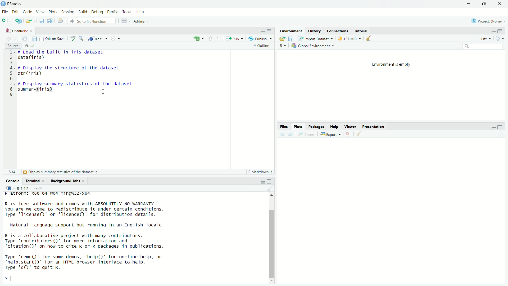 The width and height of the screenshot is (508, 286). I want to click on Save current file, so click(42, 21).